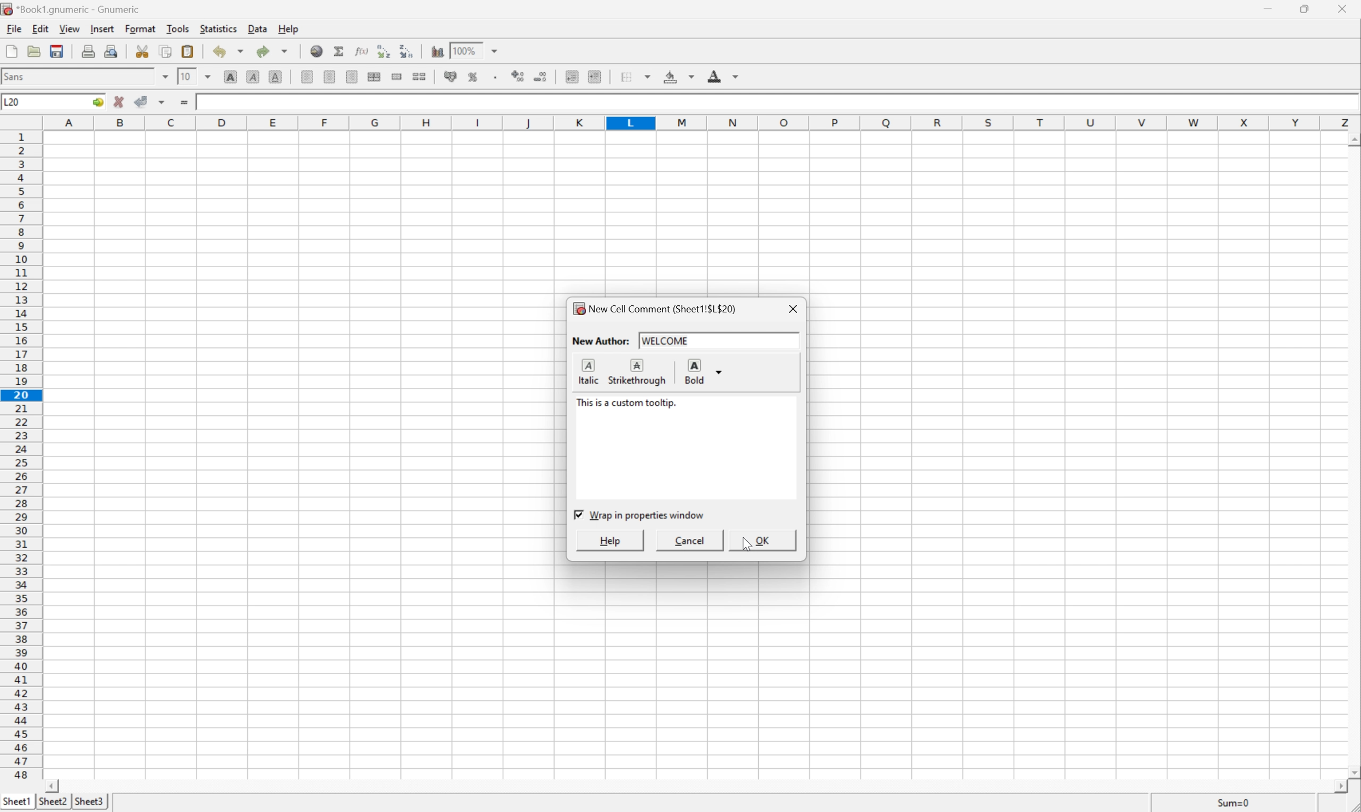 The height and width of the screenshot is (812, 1361). What do you see at coordinates (595, 76) in the screenshot?
I see `Increase indent, and align the contents to the left` at bounding box center [595, 76].